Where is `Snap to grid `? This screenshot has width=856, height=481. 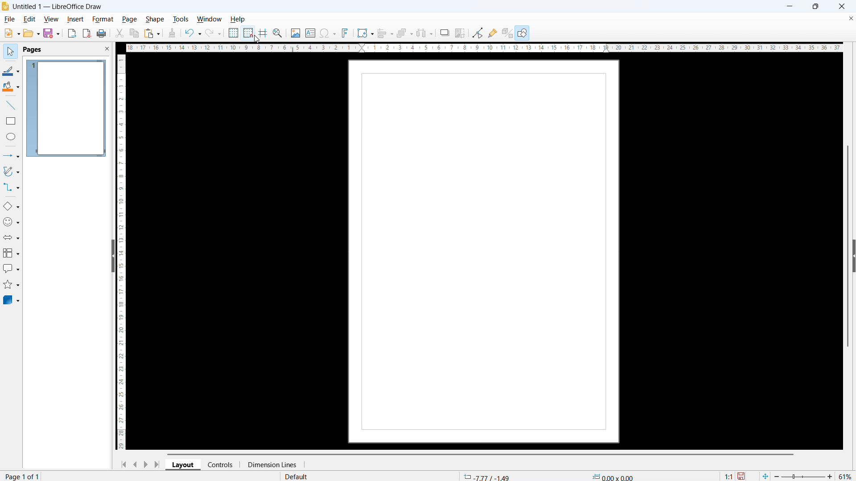 Snap to grid  is located at coordinates (248, 33).